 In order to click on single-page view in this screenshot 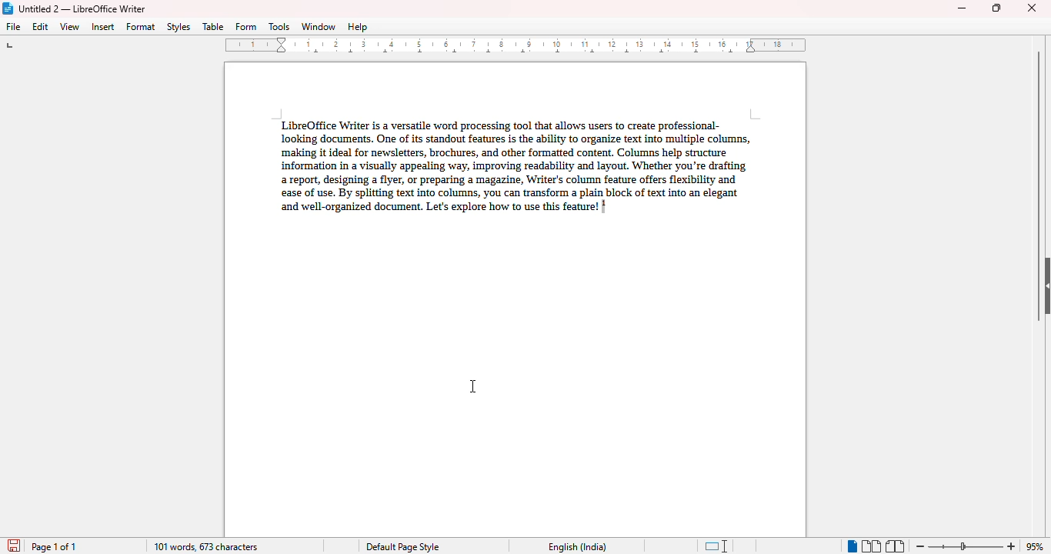, I will do `click(851, 546)`.